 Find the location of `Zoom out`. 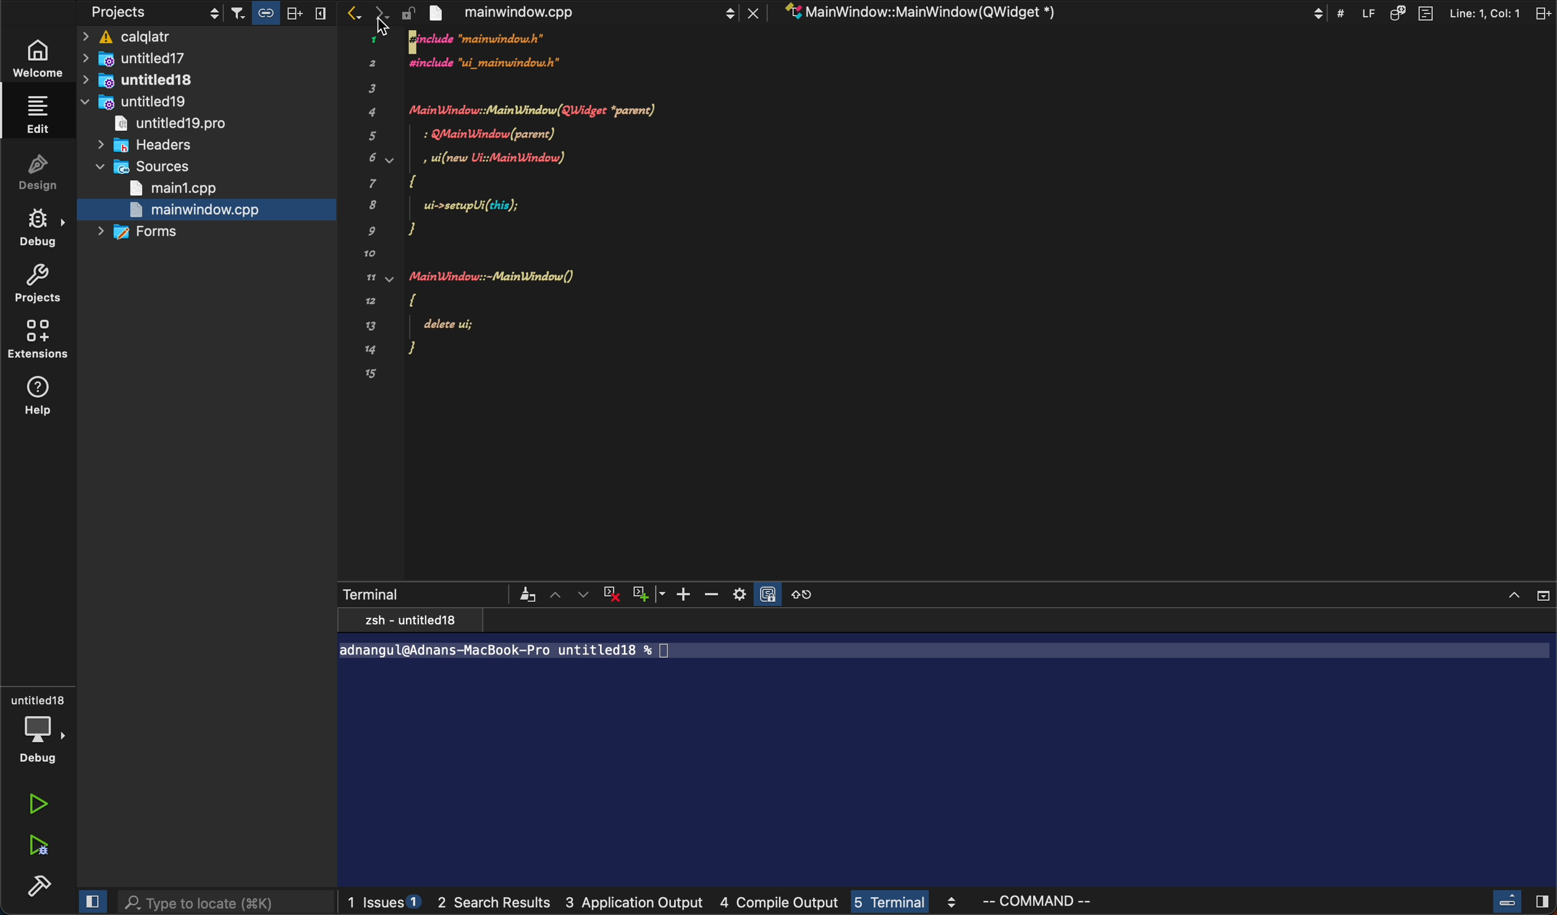

Zoom out is located at coordinates (714, 596).